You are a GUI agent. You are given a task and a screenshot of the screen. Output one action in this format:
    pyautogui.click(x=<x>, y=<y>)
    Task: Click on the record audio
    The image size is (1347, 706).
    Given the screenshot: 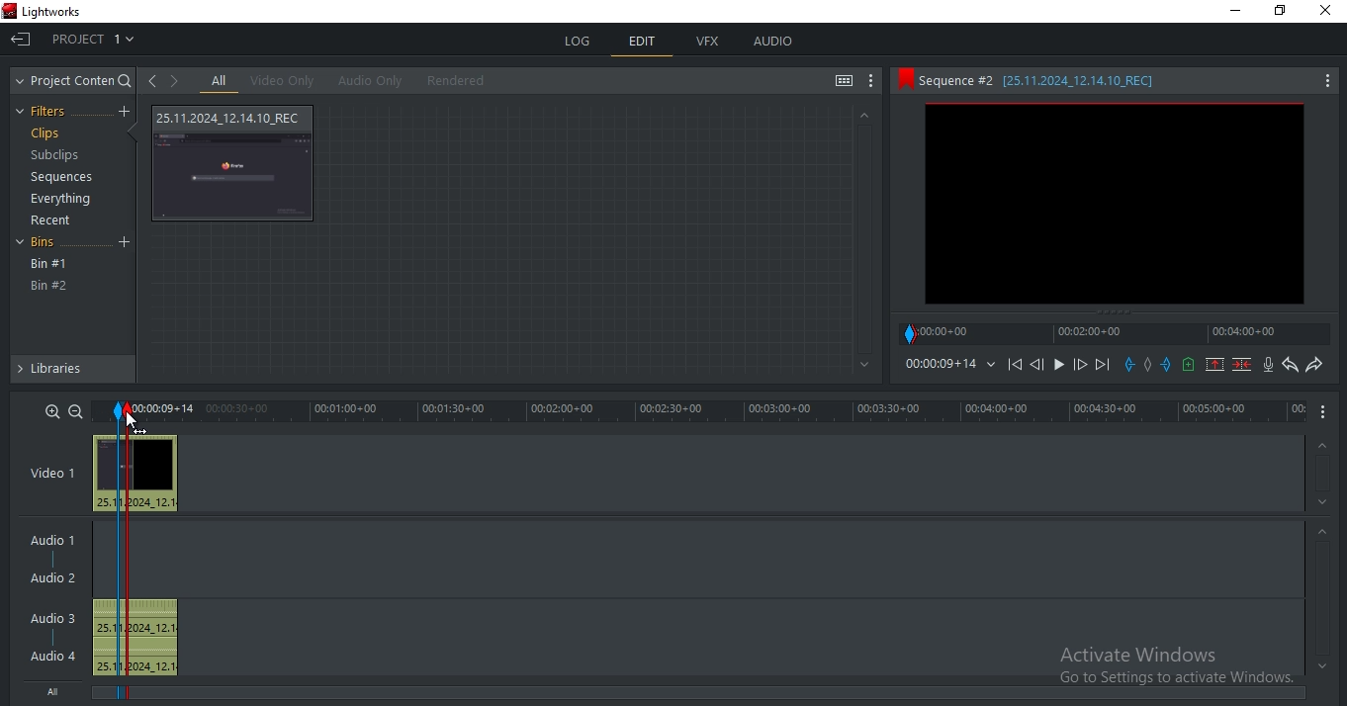 What is the action you would take?
    pyautogui.click(x=1268, y=365)
    